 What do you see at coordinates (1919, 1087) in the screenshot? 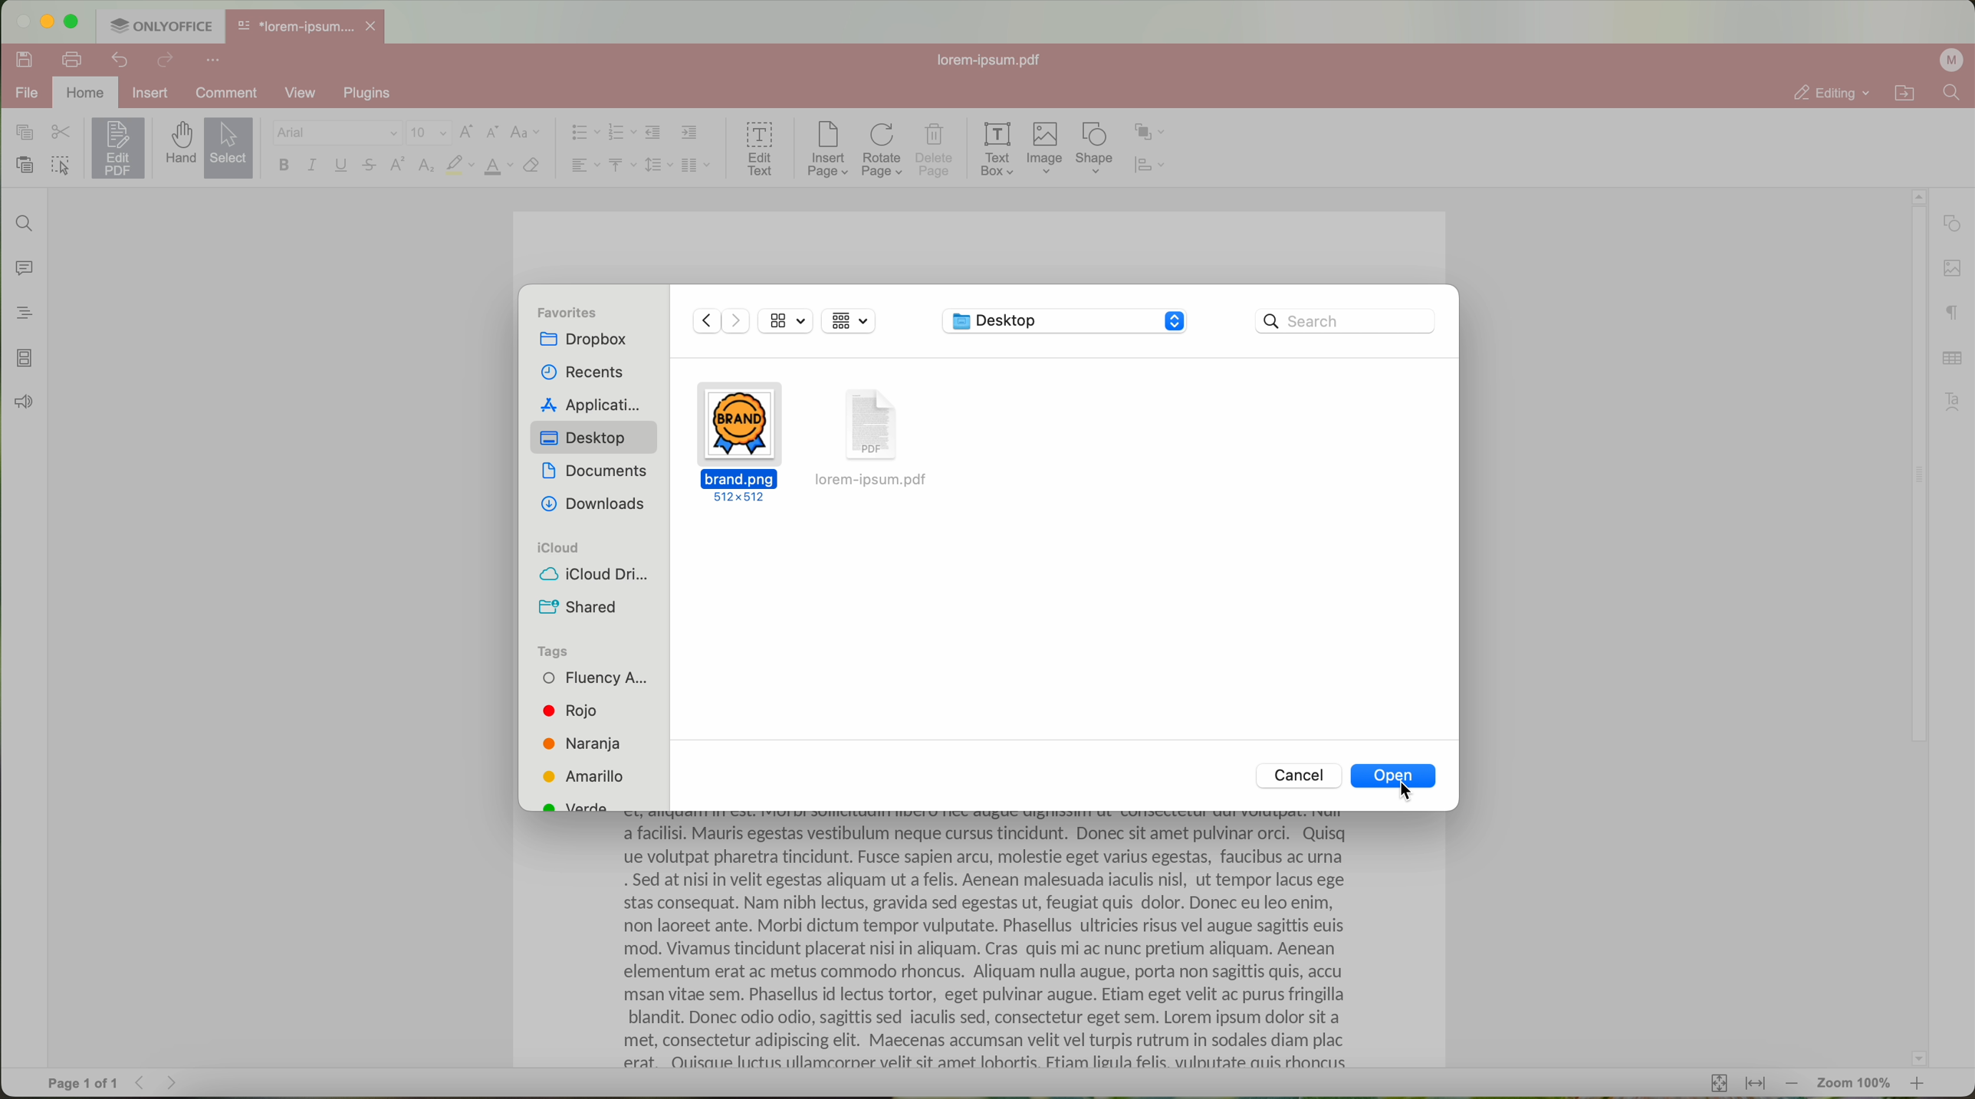
I see `zoom in` at bounding box center [1919, 1087].